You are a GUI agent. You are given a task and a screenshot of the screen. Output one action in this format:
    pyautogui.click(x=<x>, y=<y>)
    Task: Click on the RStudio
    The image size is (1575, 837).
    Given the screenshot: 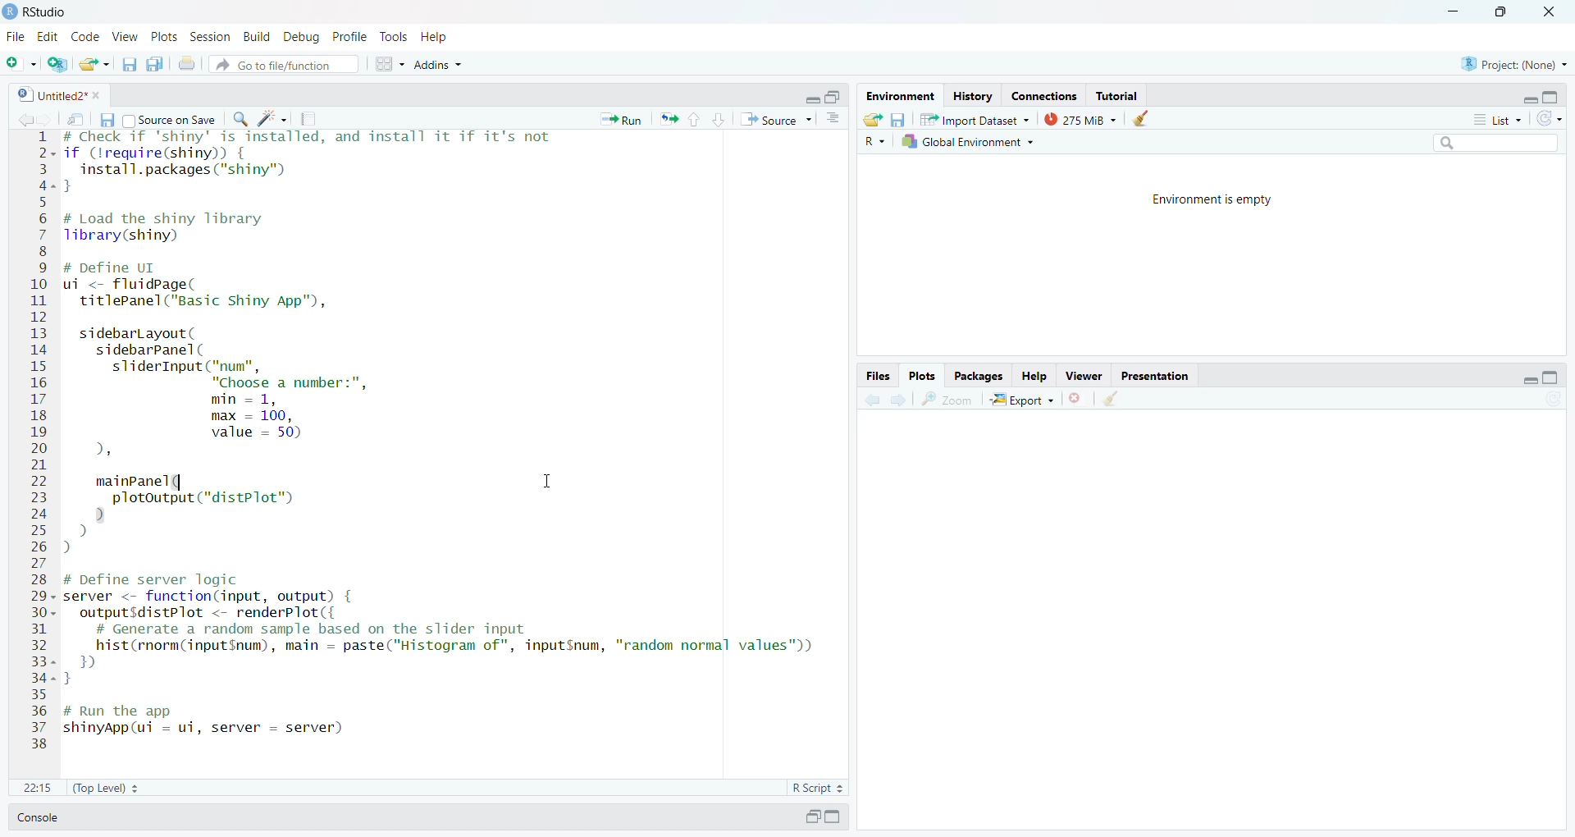 What is the action you would take?
    pyautogui.click(x=46, y=13)
    